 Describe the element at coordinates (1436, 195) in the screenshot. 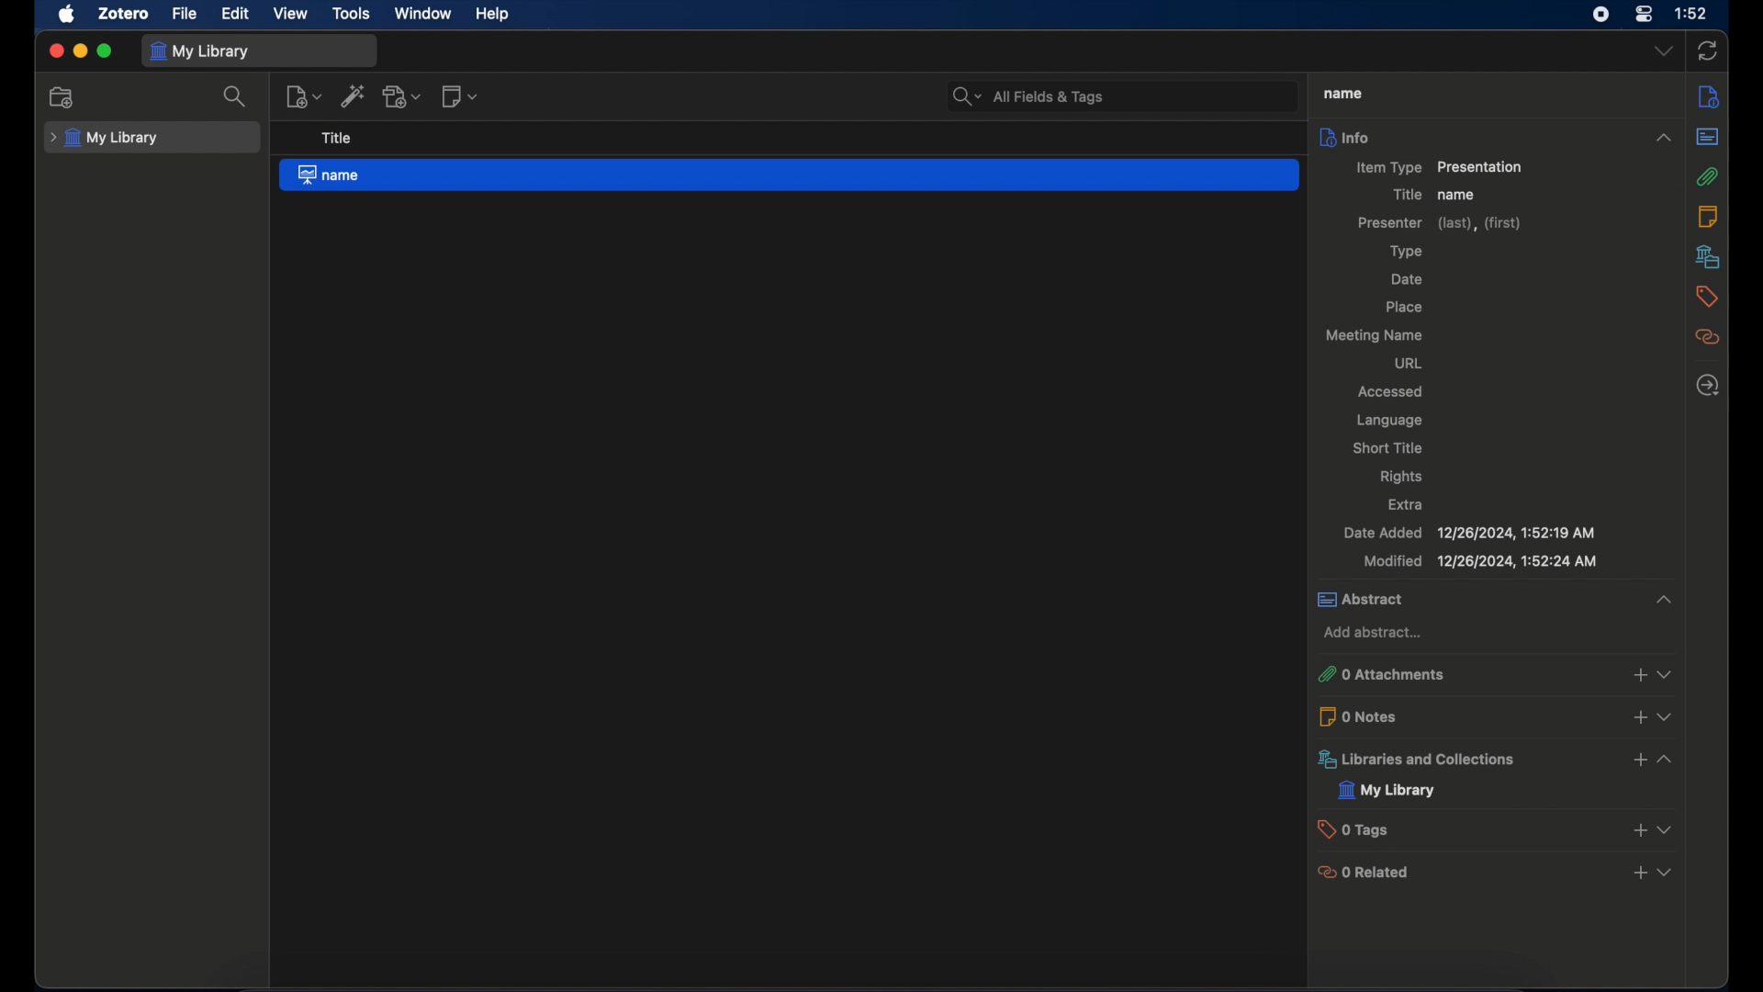

I see `title name` at that location.